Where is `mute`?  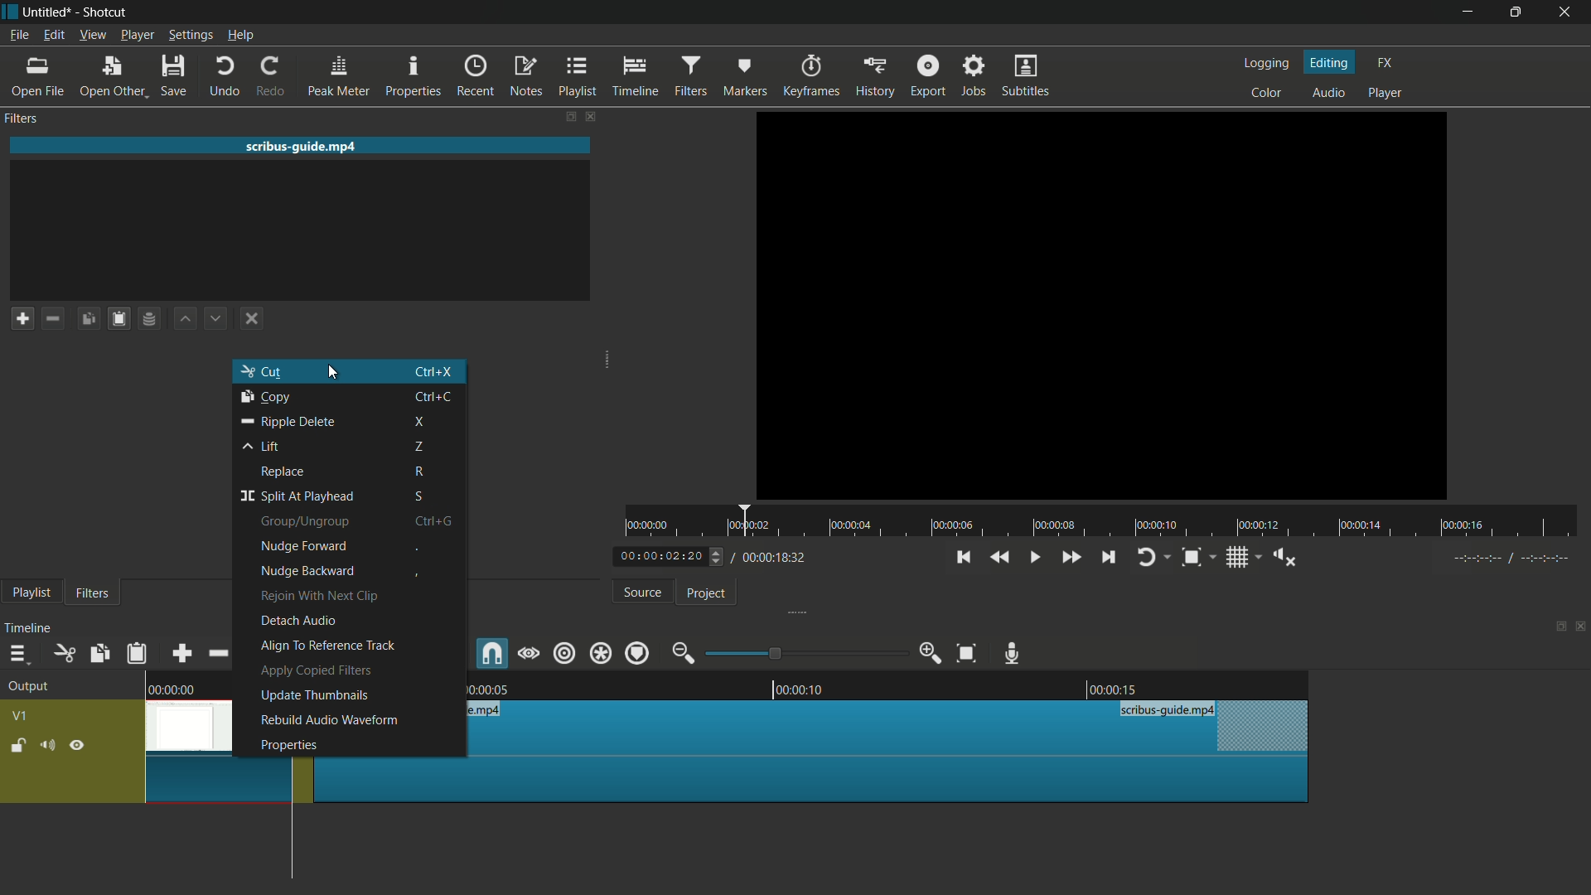
mute is located at coordinates (48, 745).